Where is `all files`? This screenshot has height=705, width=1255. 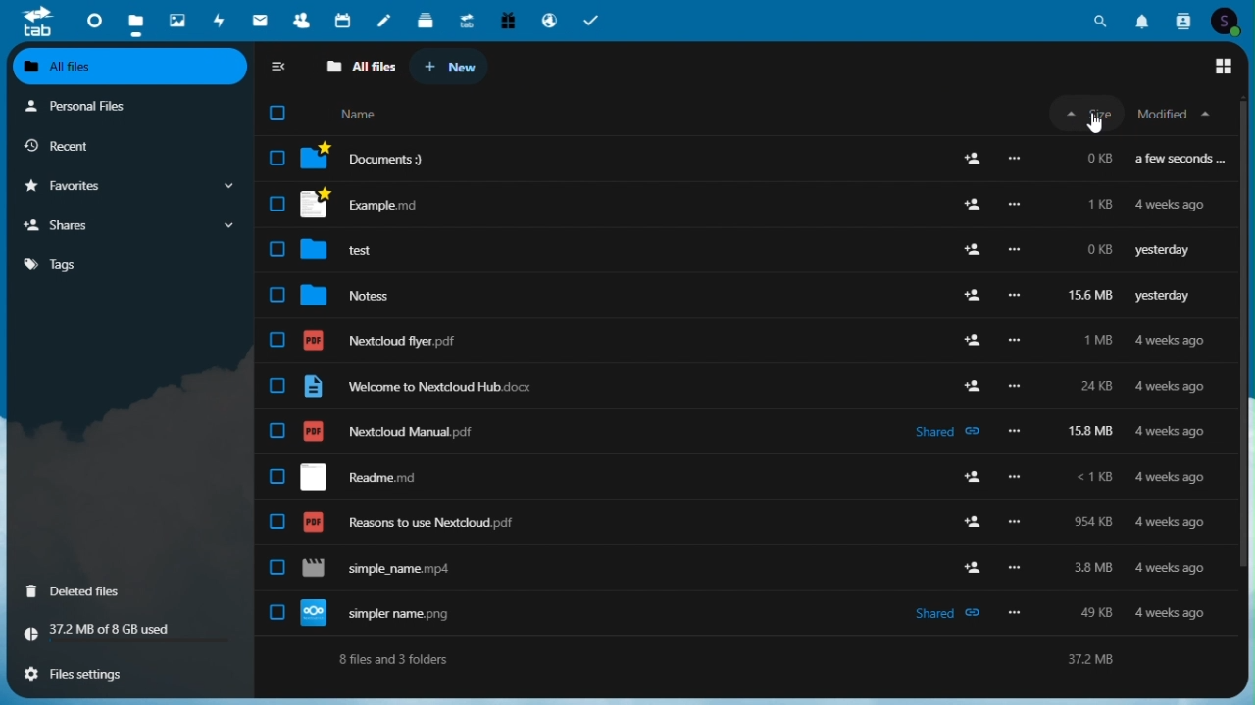
all files is located at coordinates (132, 67).